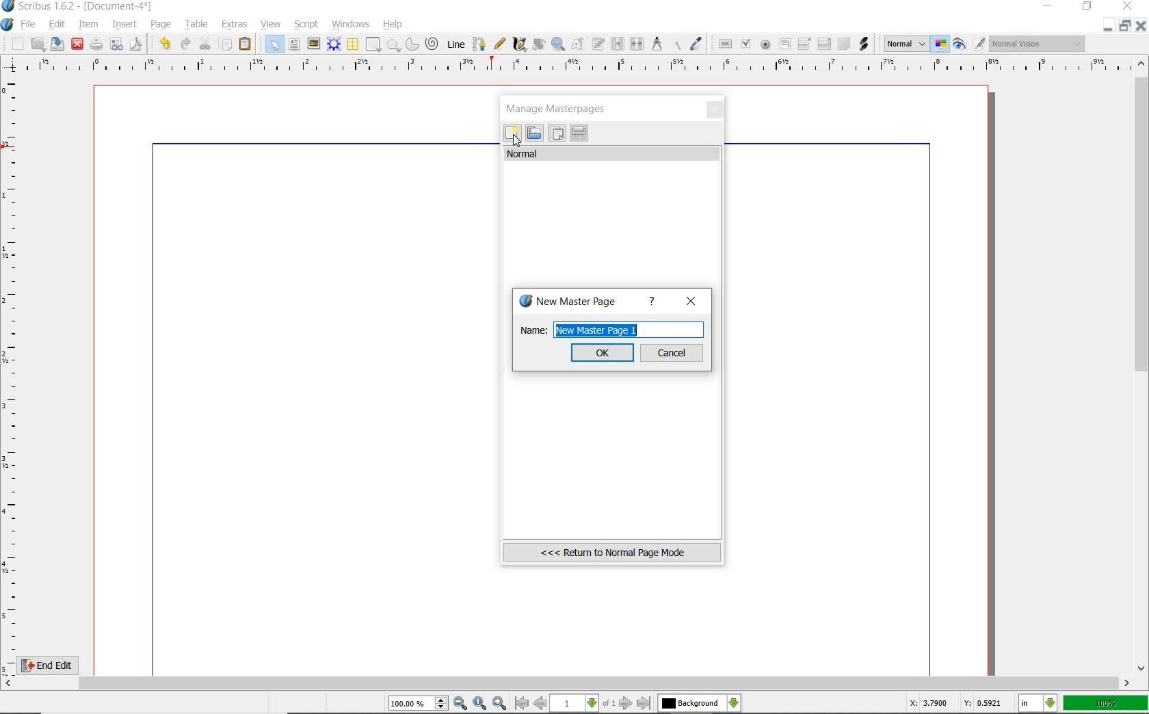  What do you see at coordinates (55, 25) in the screenshot?
I see `edit` at bounding box center [55, 25].